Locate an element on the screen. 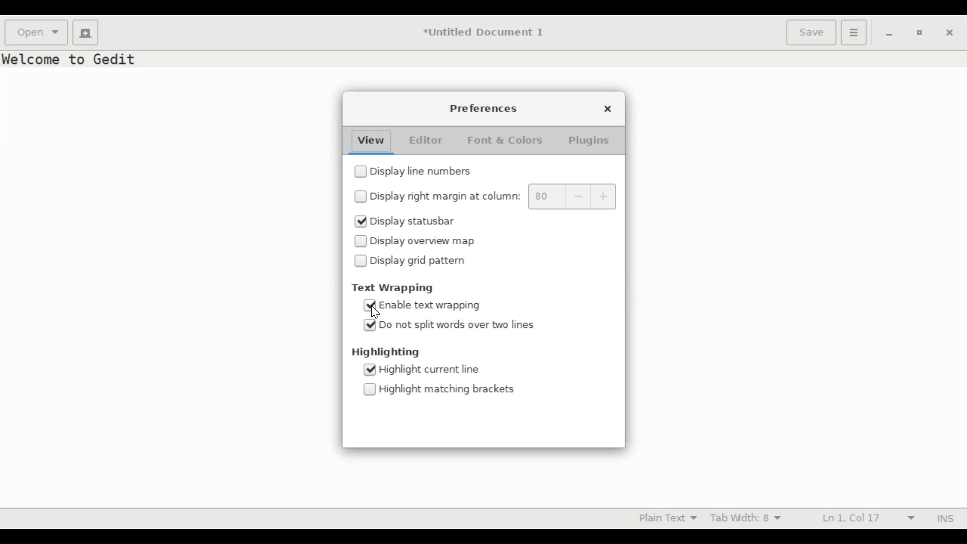 This screenshot has height=544, width=967. checked checkbox is located at coordinates (360, 221).